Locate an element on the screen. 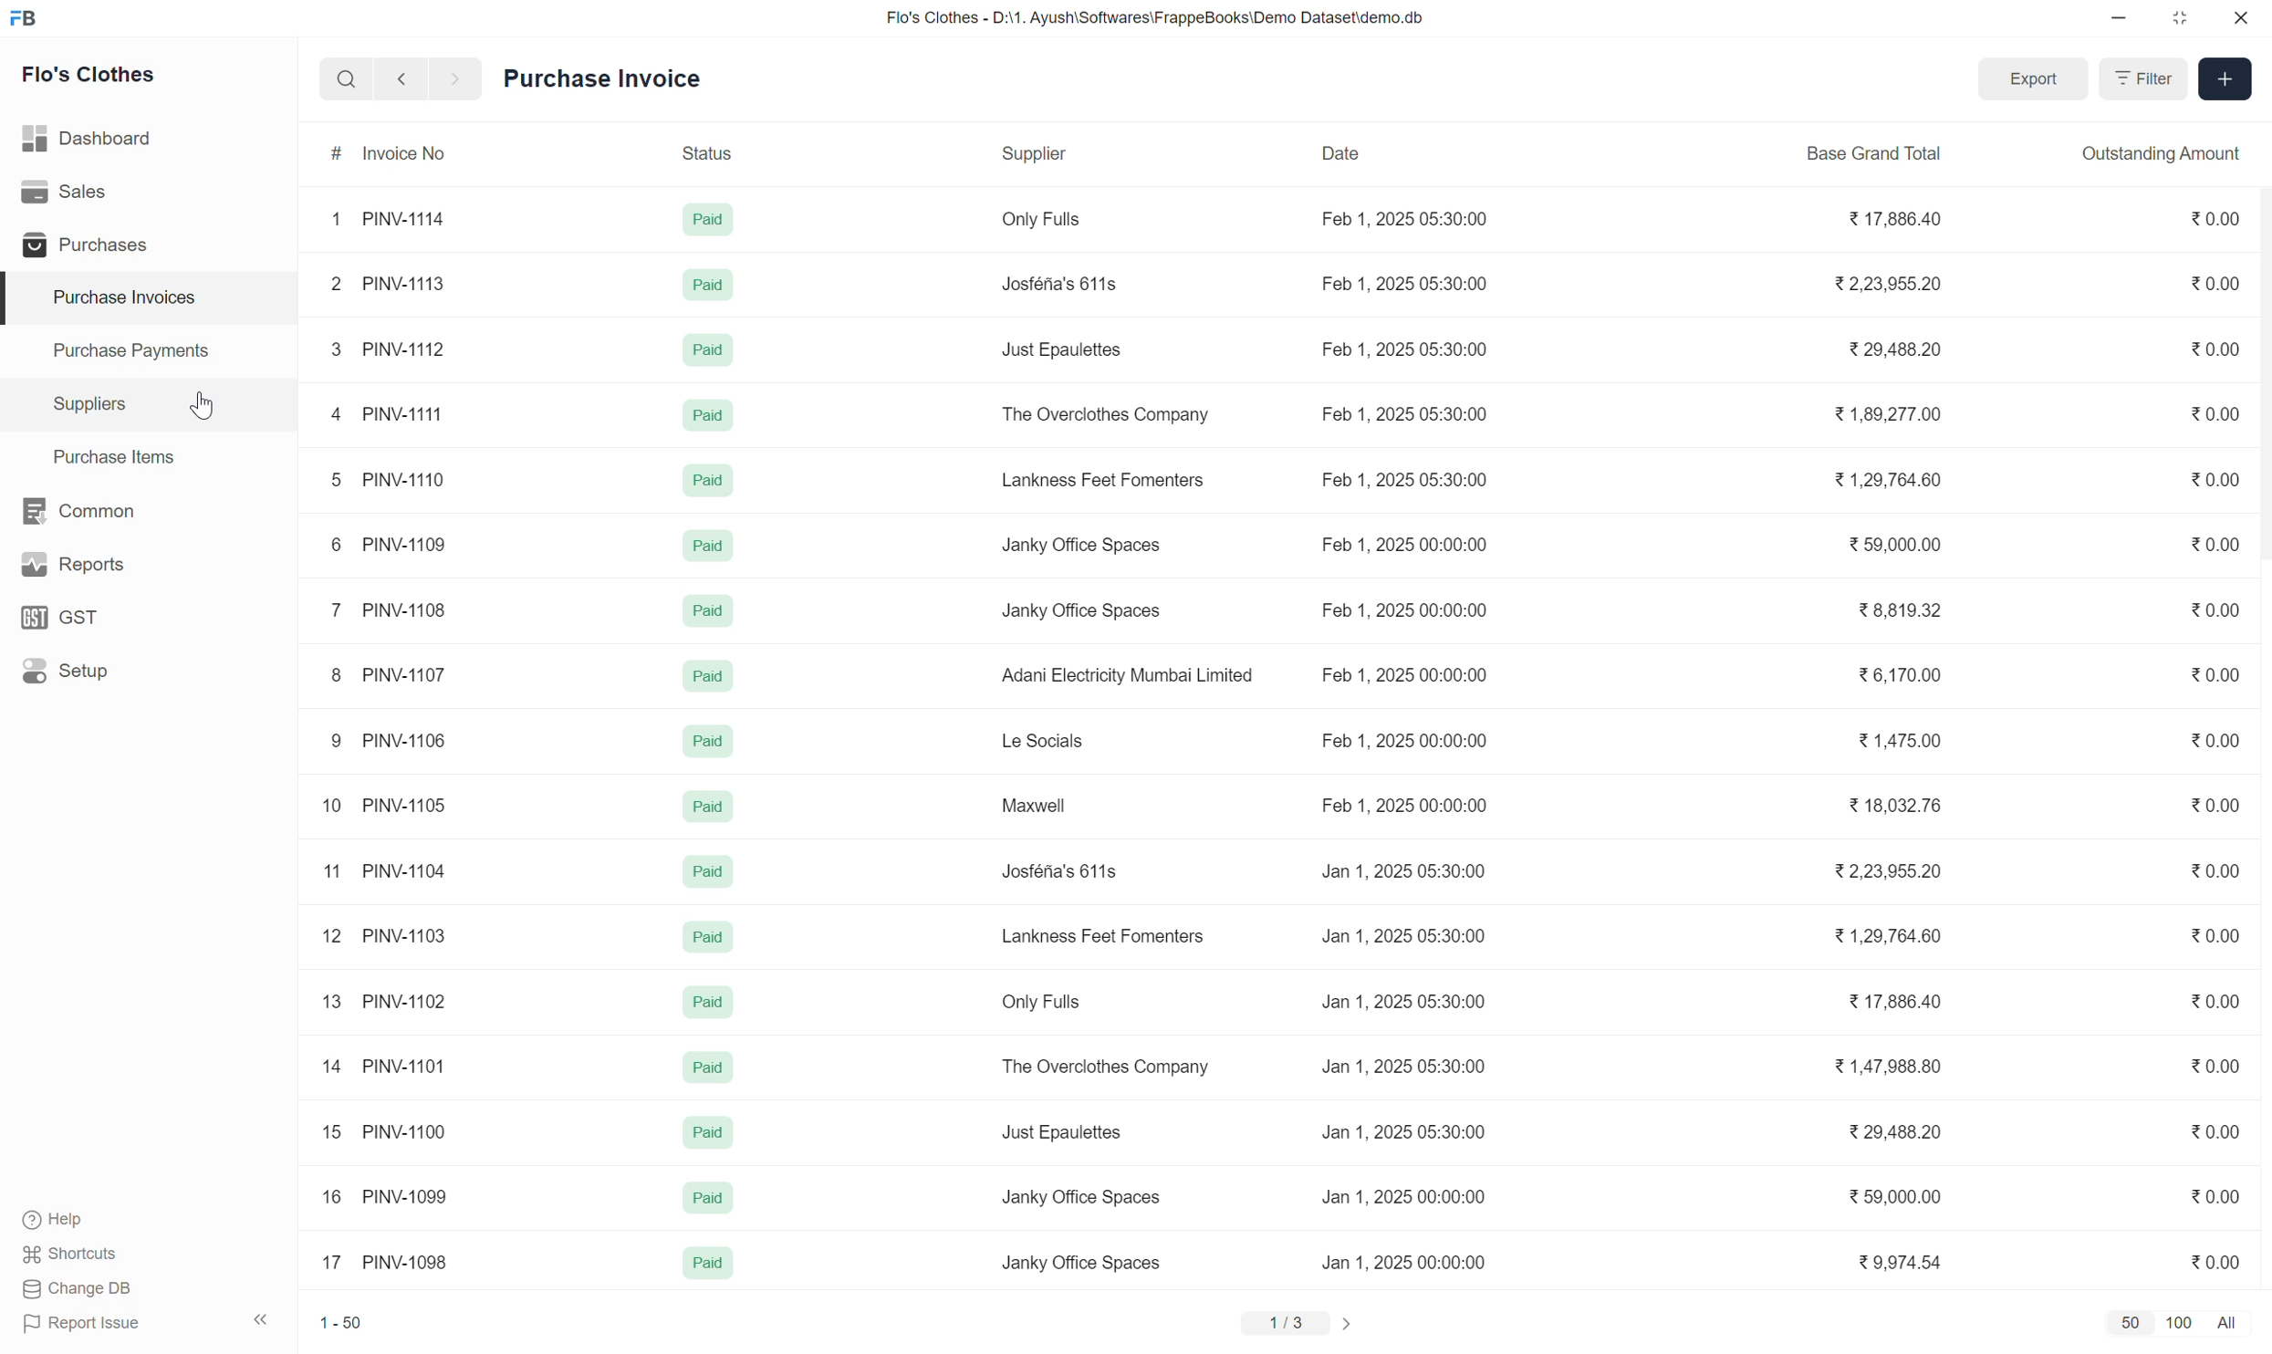 The image size is (2272, 1354). The Overclothes Company is located at coordinates (1106, 414).